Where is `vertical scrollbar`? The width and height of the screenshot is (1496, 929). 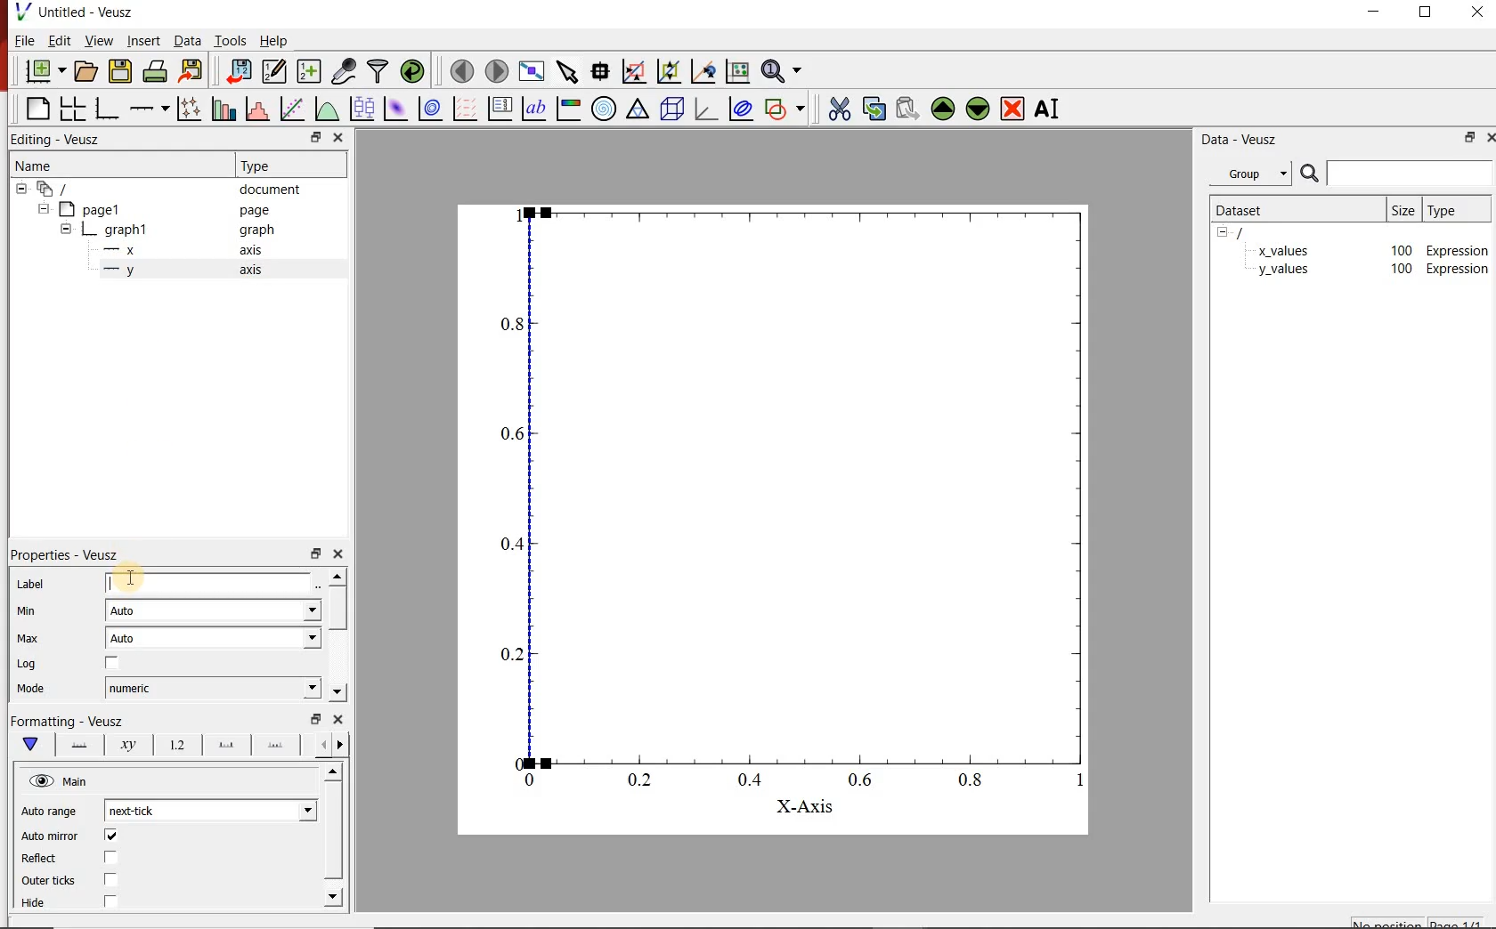
vertical scrollbar is located at coordinates (331, 832).